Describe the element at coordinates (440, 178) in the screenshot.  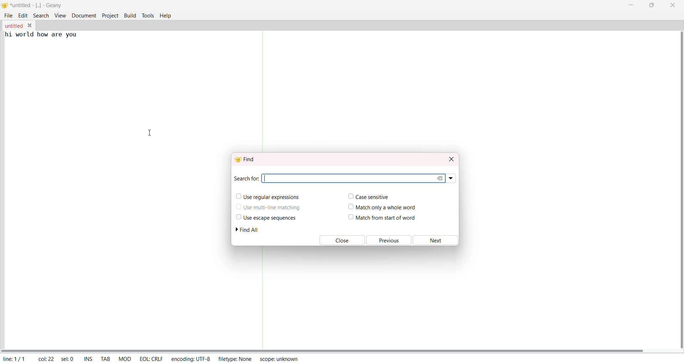
I see `clear search` at that location.